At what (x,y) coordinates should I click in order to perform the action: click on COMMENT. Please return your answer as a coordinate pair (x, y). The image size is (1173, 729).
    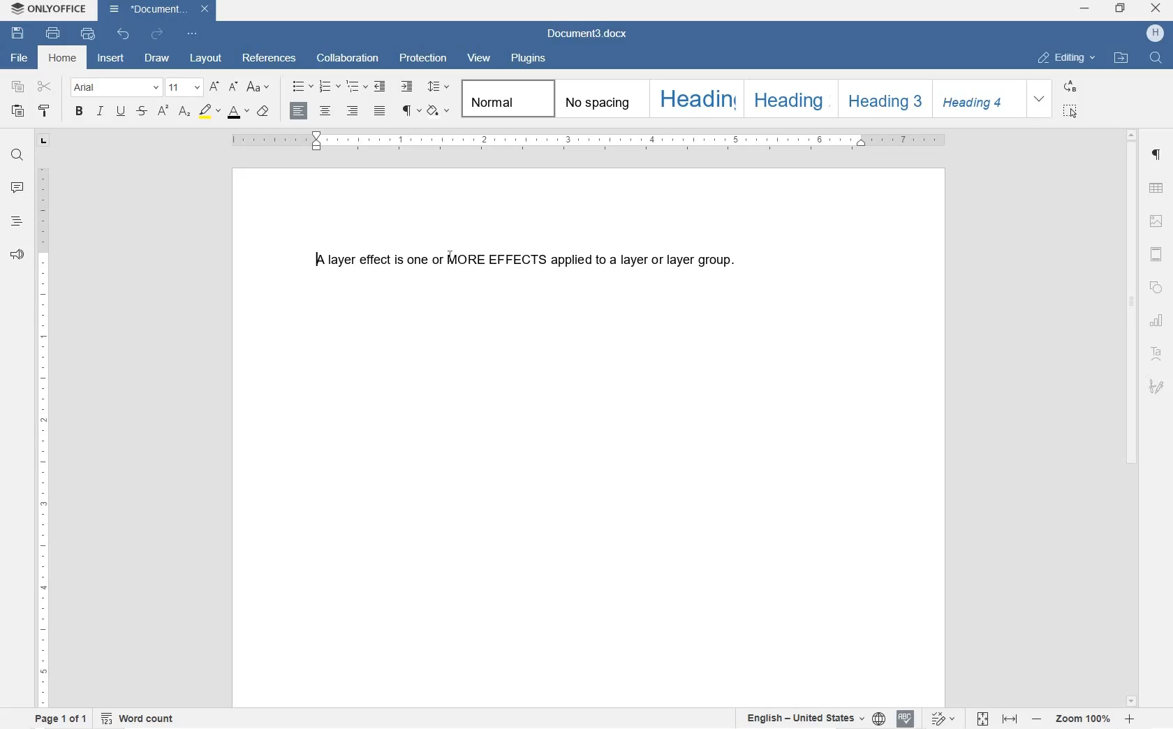
    Looking at the image, I should click on (17, 189).